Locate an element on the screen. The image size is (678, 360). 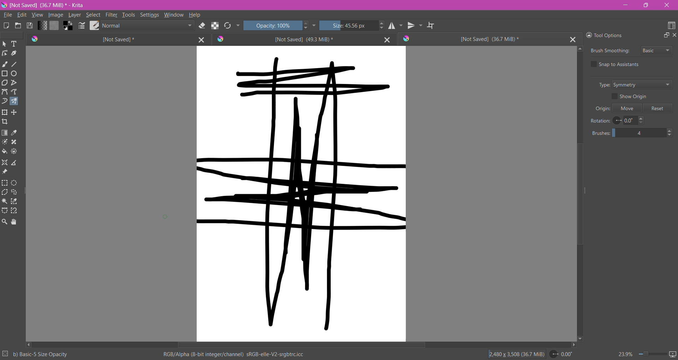
Fill a contagious area of color with a color, or a fill selection is located at coordinates (5, 151).